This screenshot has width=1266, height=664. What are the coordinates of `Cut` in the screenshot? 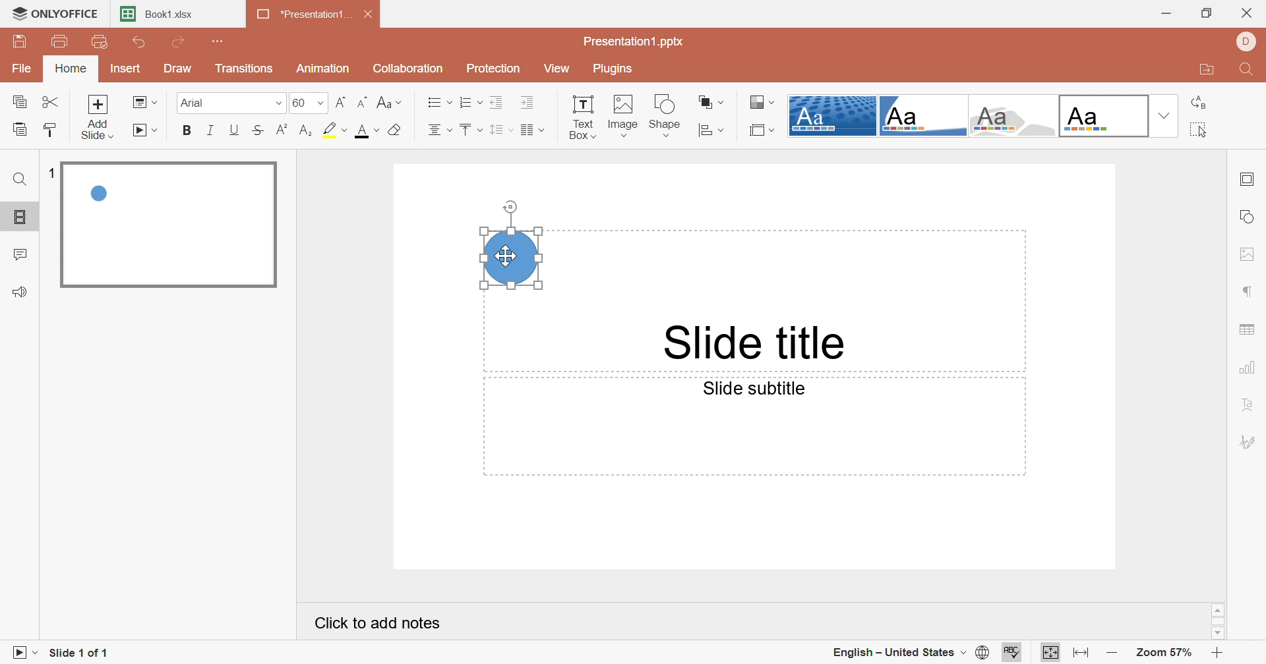 It's located at (51, 101).